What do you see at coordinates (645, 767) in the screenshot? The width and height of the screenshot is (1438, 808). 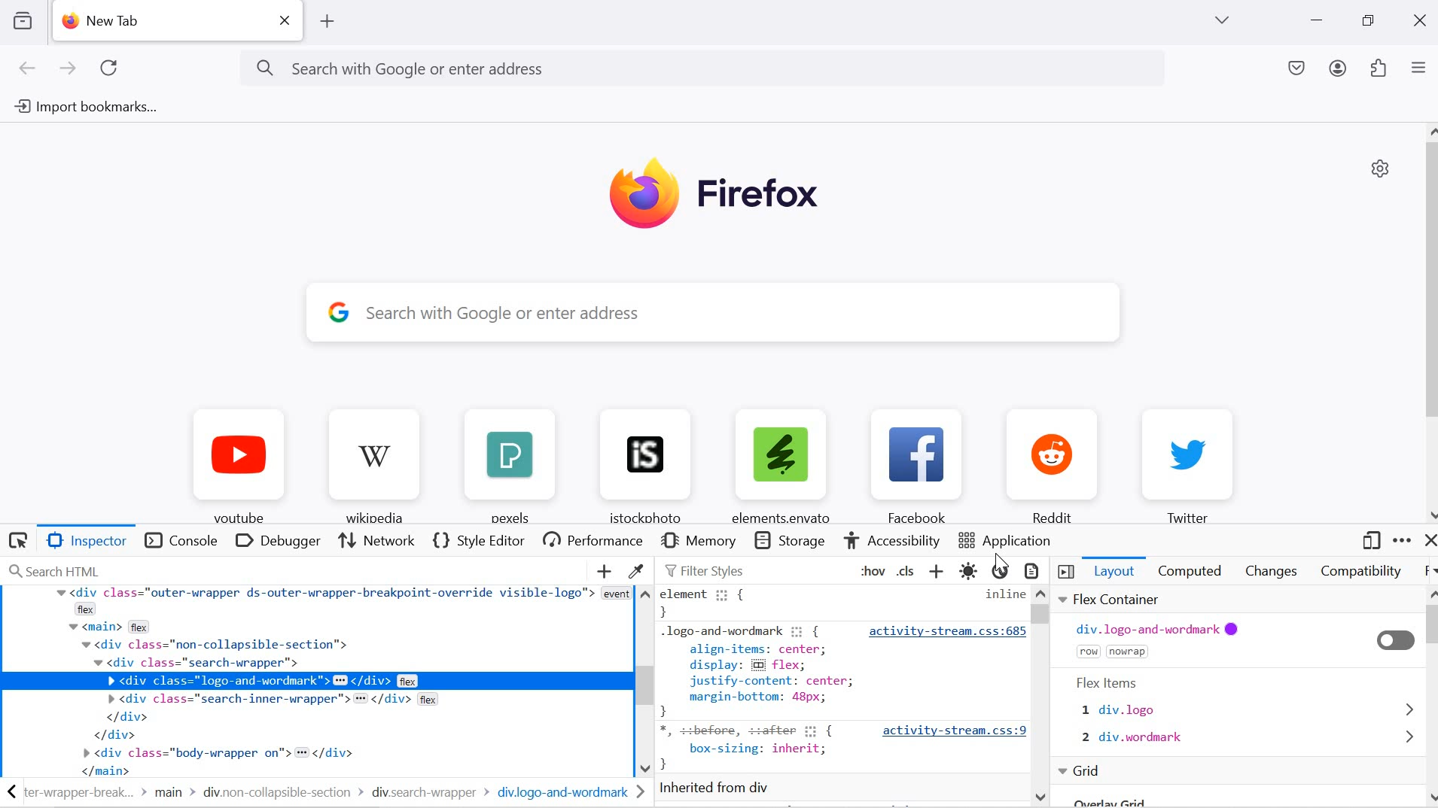 I see `move down` at bounding box center [645, 767].